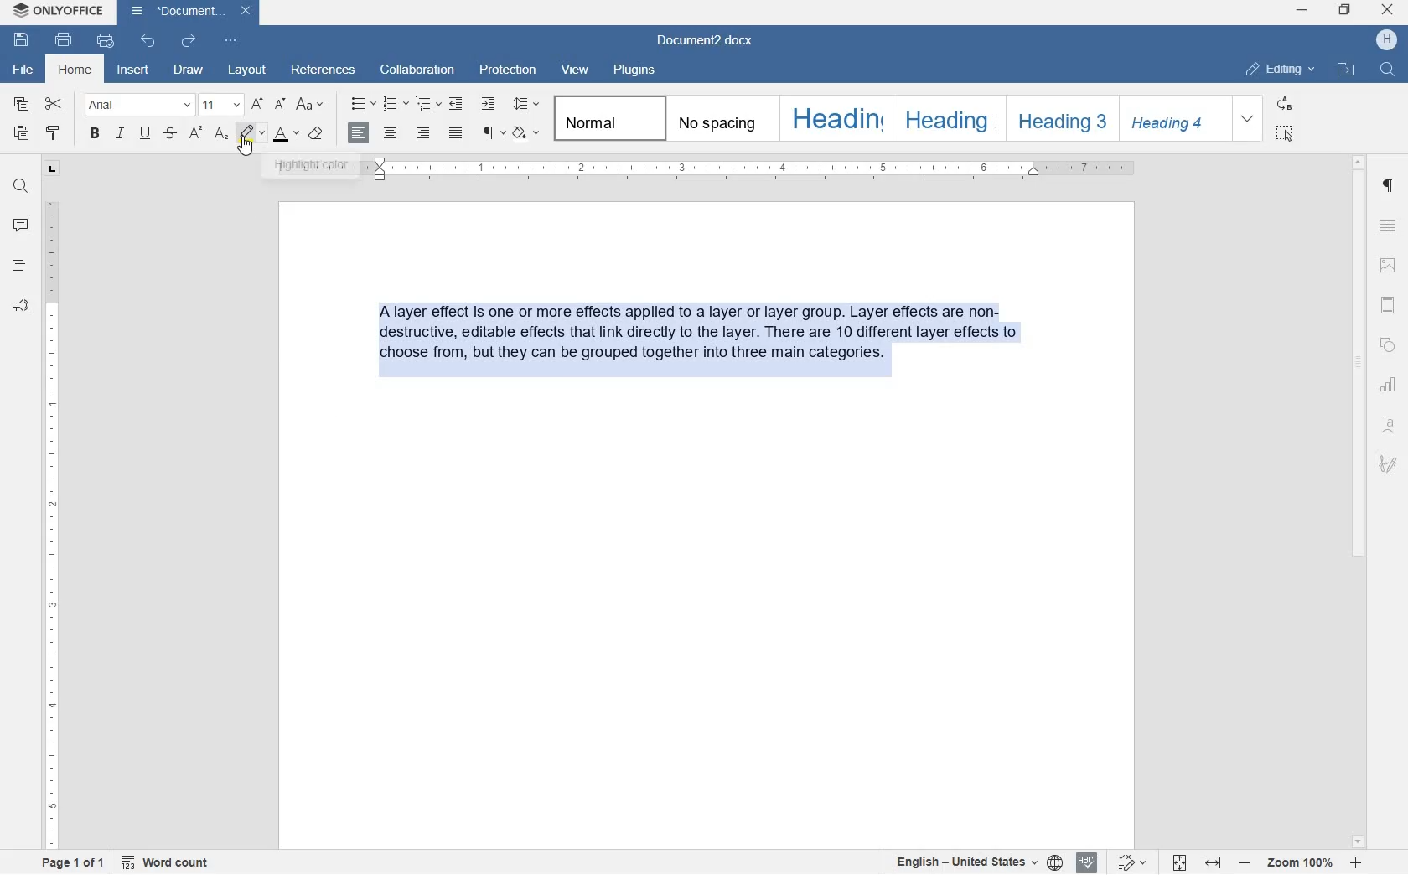  What do you see at coordinates (1388, 226) in the screenshot?
I see `table` at bounding box center [1388, 226].